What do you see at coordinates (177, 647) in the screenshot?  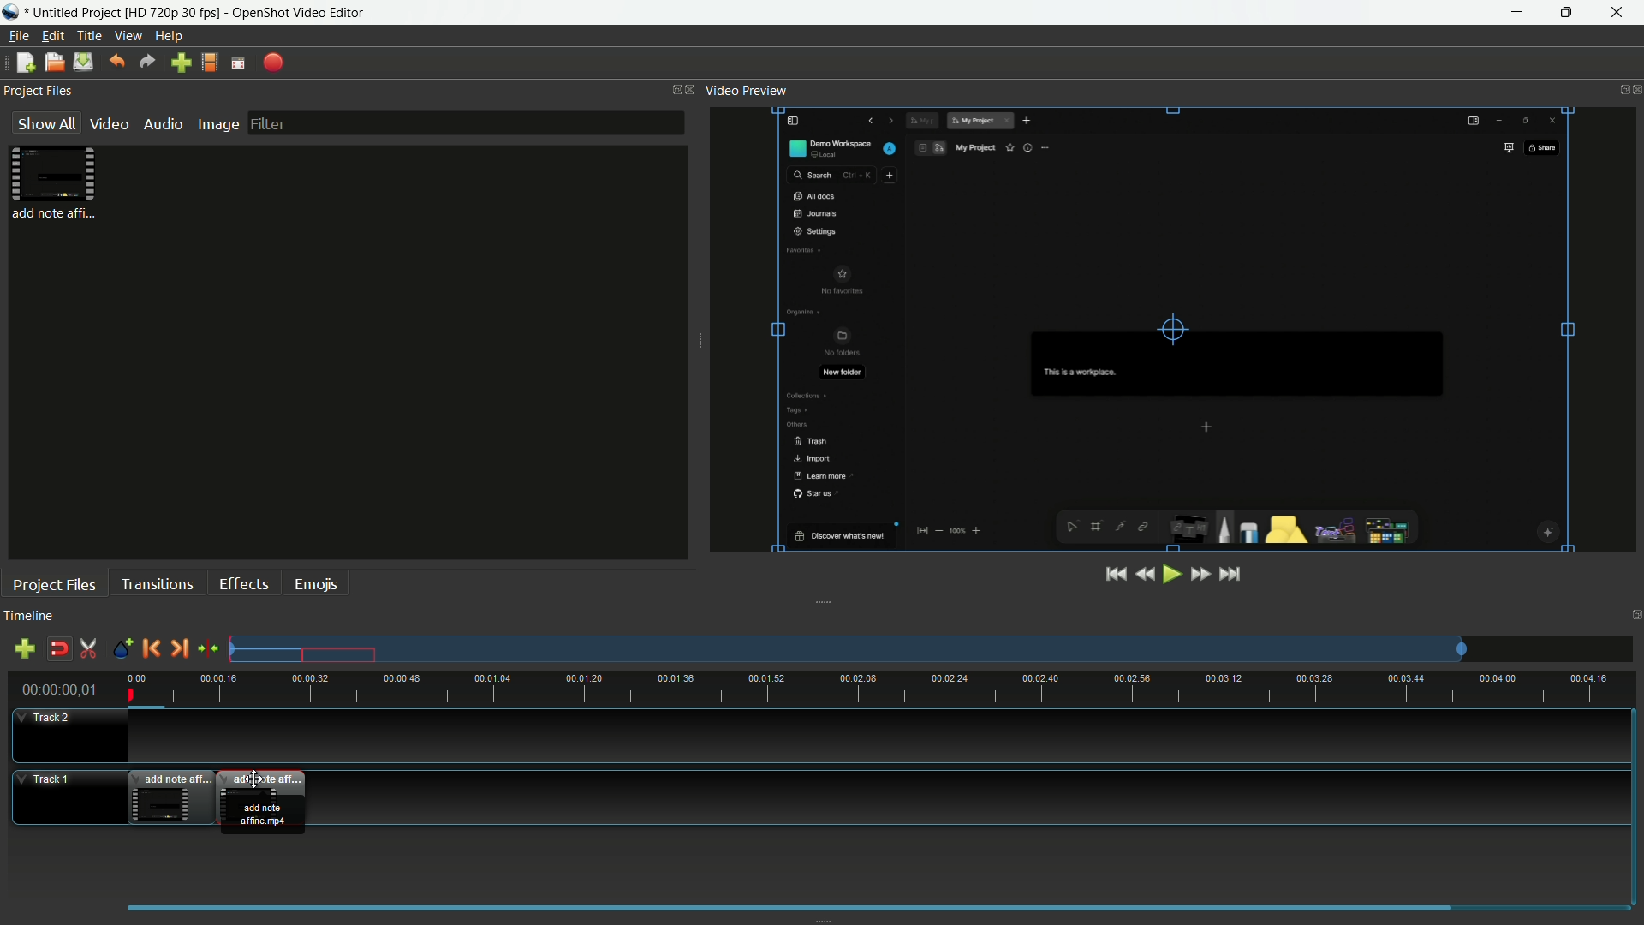 I see `next marker` at bounding box center [177, 647].